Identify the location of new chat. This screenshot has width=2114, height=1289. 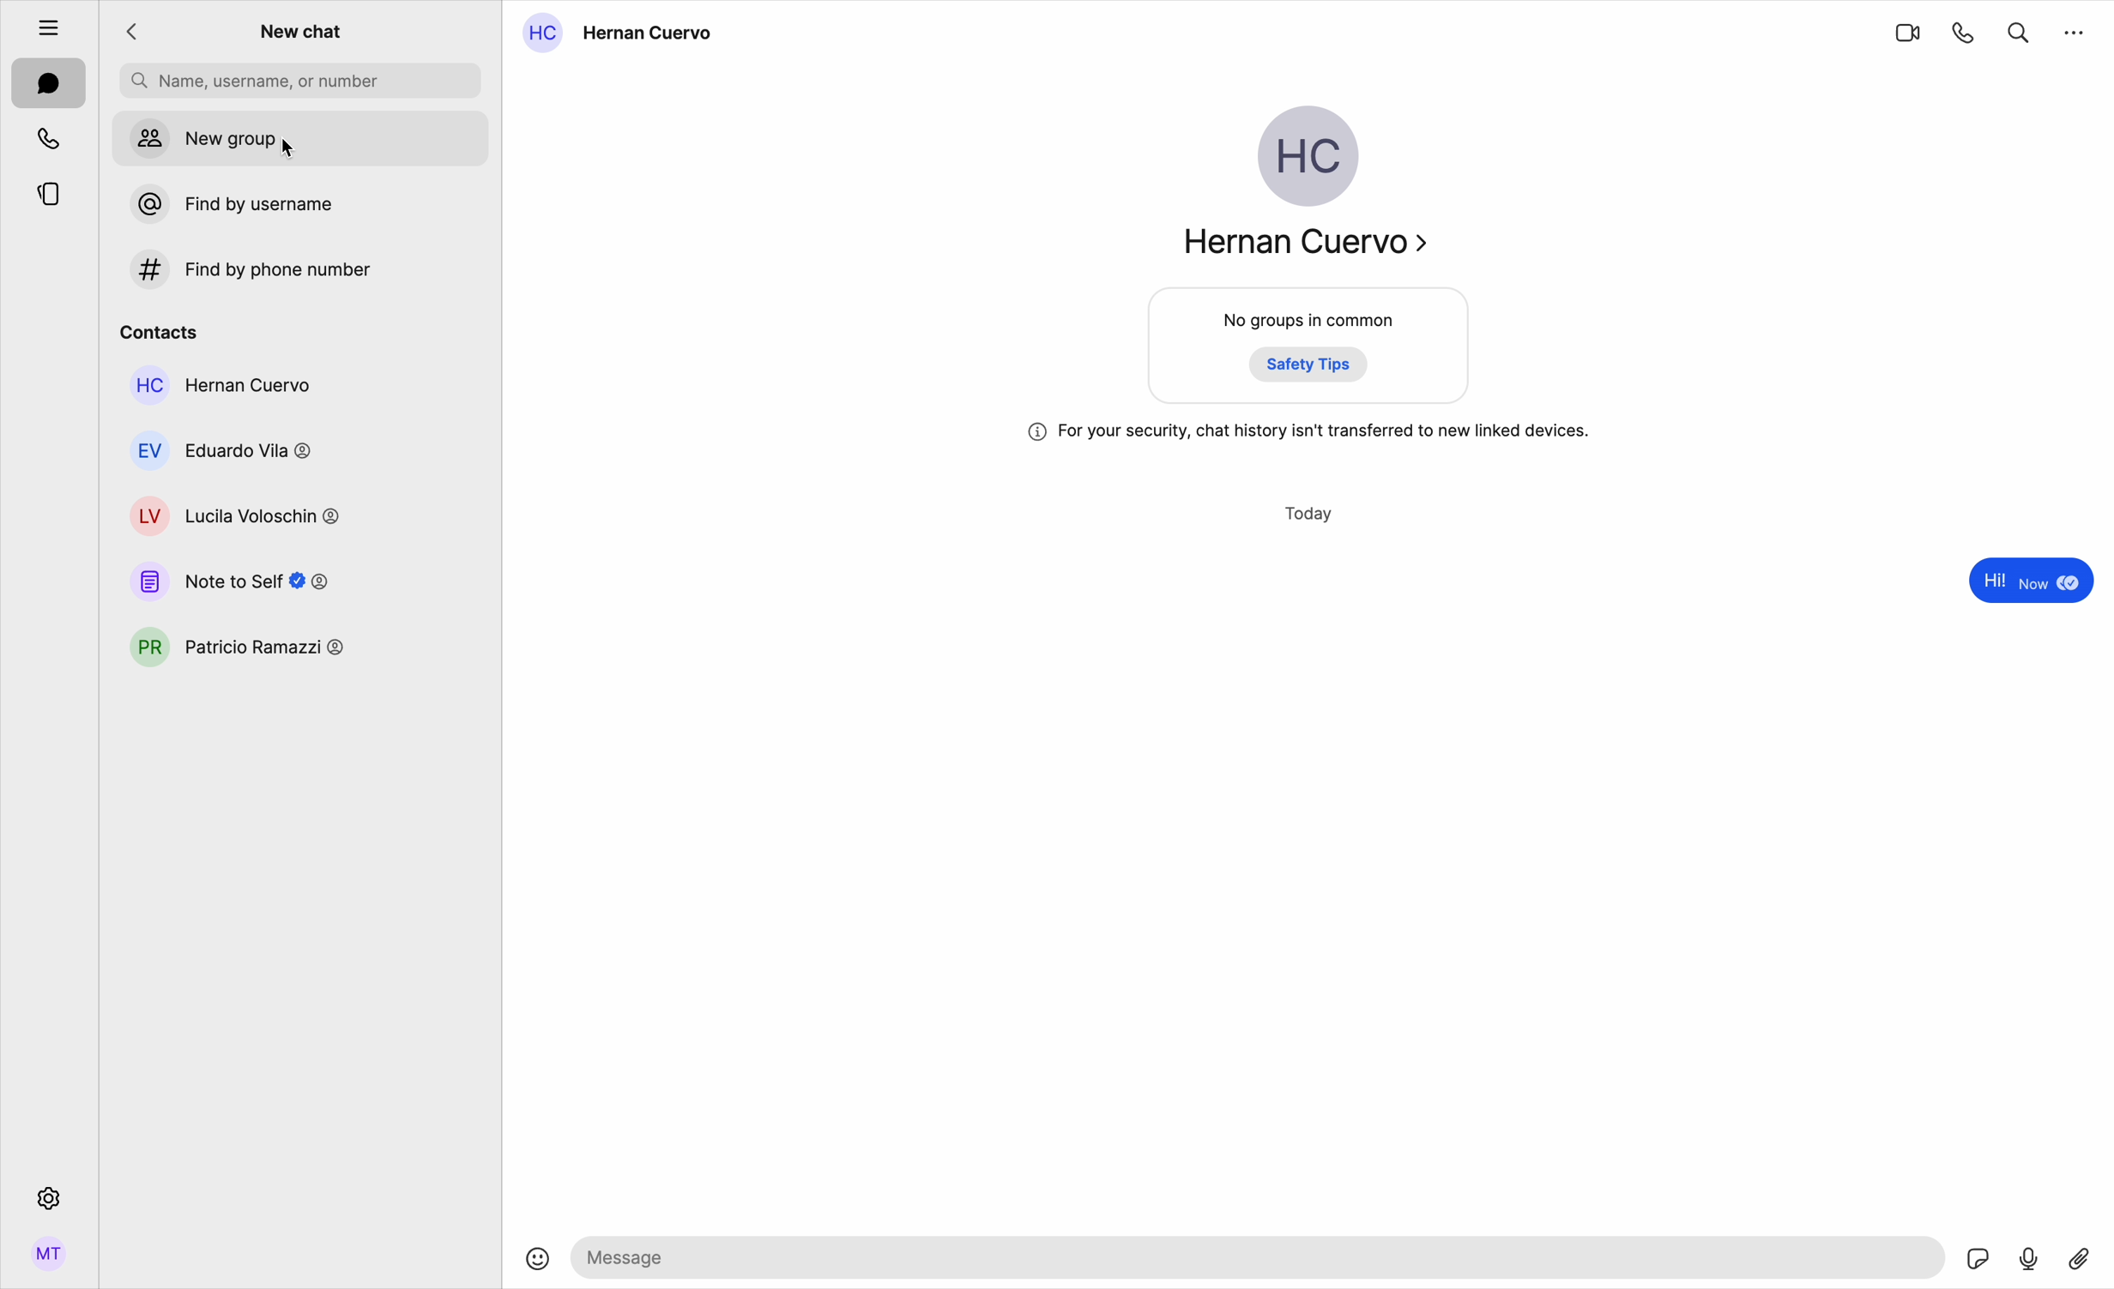
(304, 33).